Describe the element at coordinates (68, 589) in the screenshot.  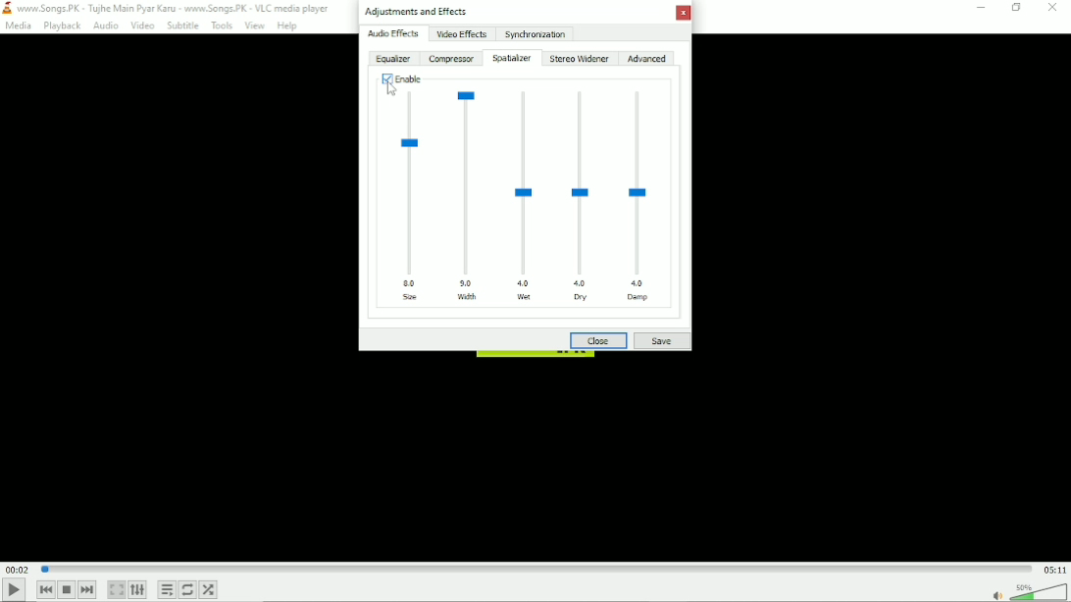
I see `Stop playback` at that location.